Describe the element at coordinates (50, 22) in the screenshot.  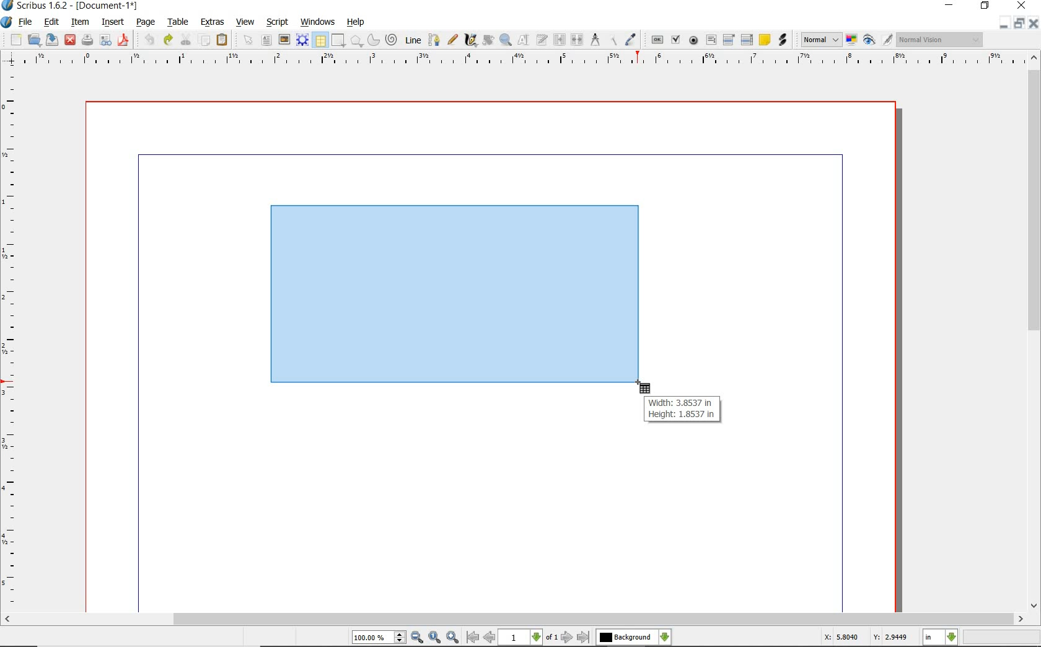
I see `edit` at that location.